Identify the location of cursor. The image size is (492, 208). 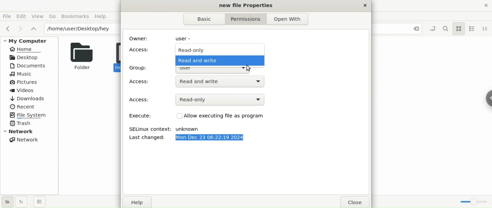
(249, 68).